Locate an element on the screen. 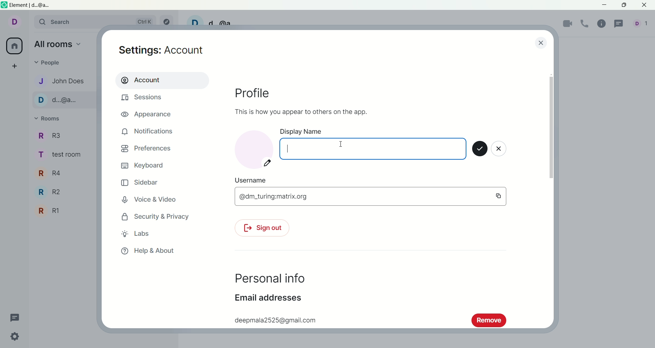 The height and width of the screenshot is (348, 655). remove is located at coordinates (489, 320).